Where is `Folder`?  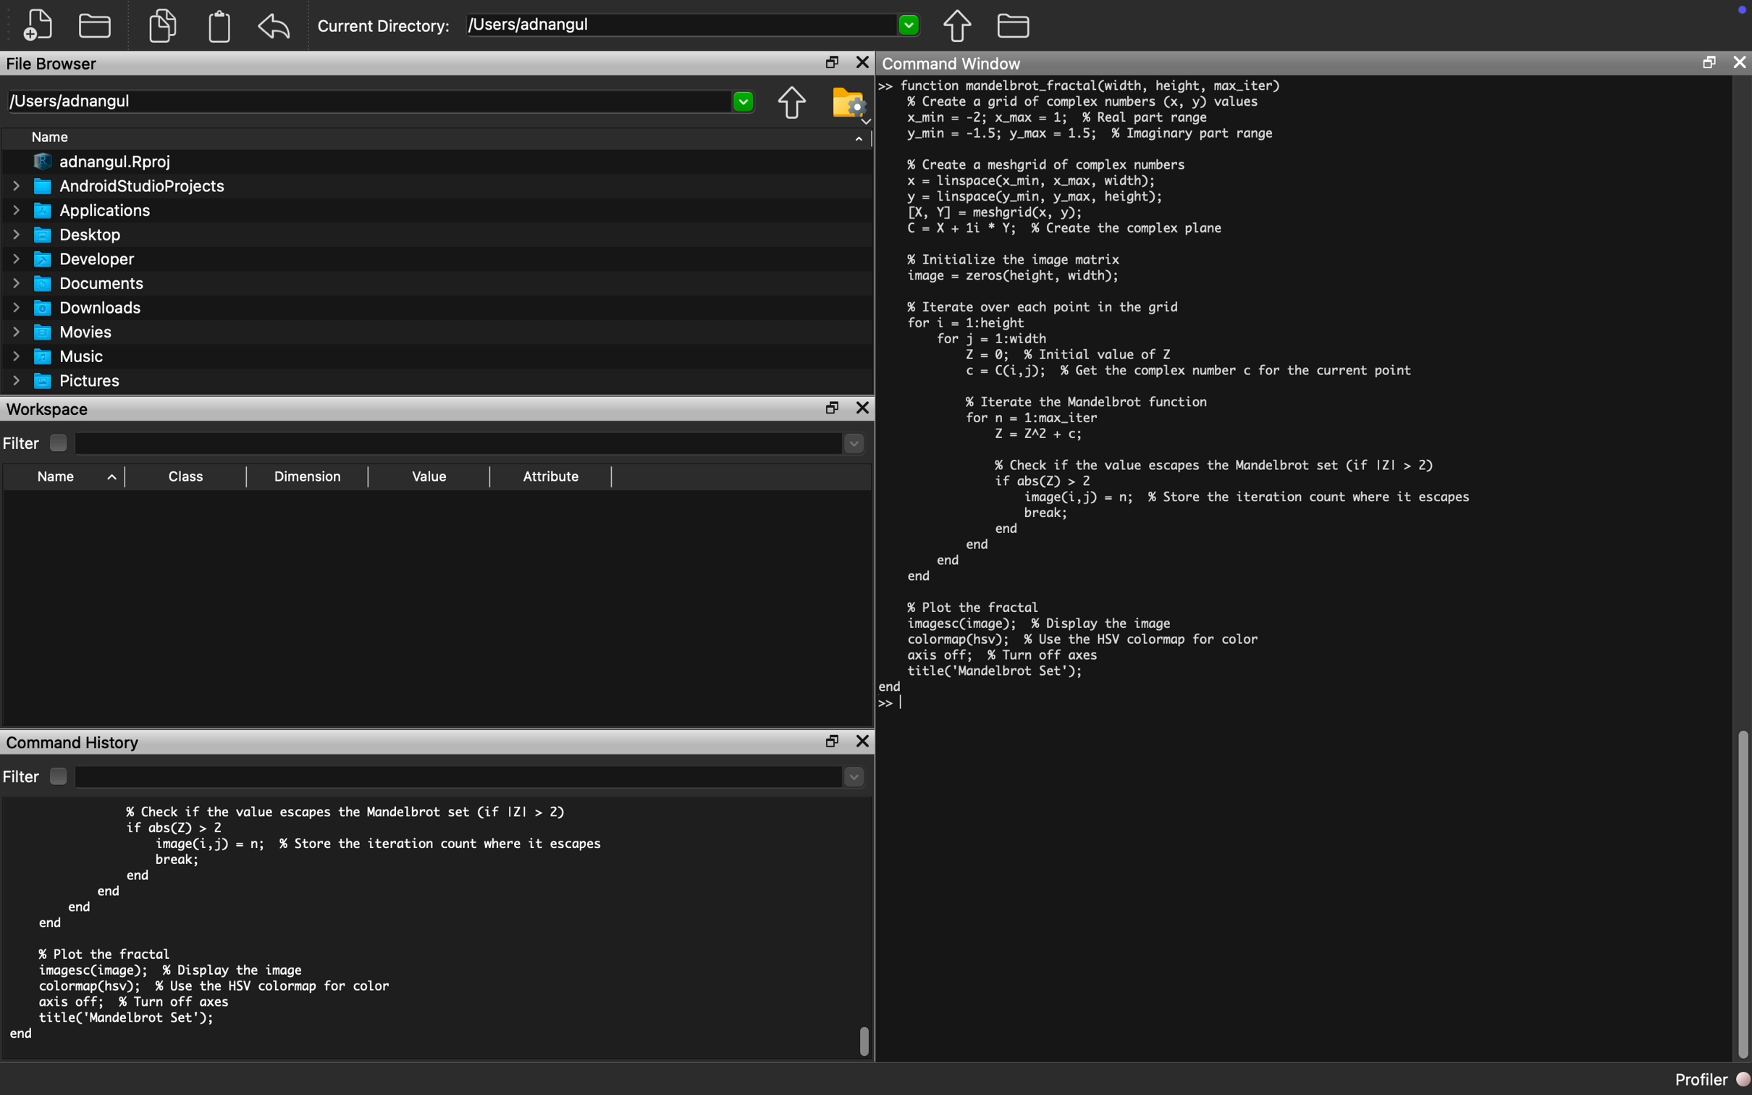
Folder is located at coordinates (1013, 27).